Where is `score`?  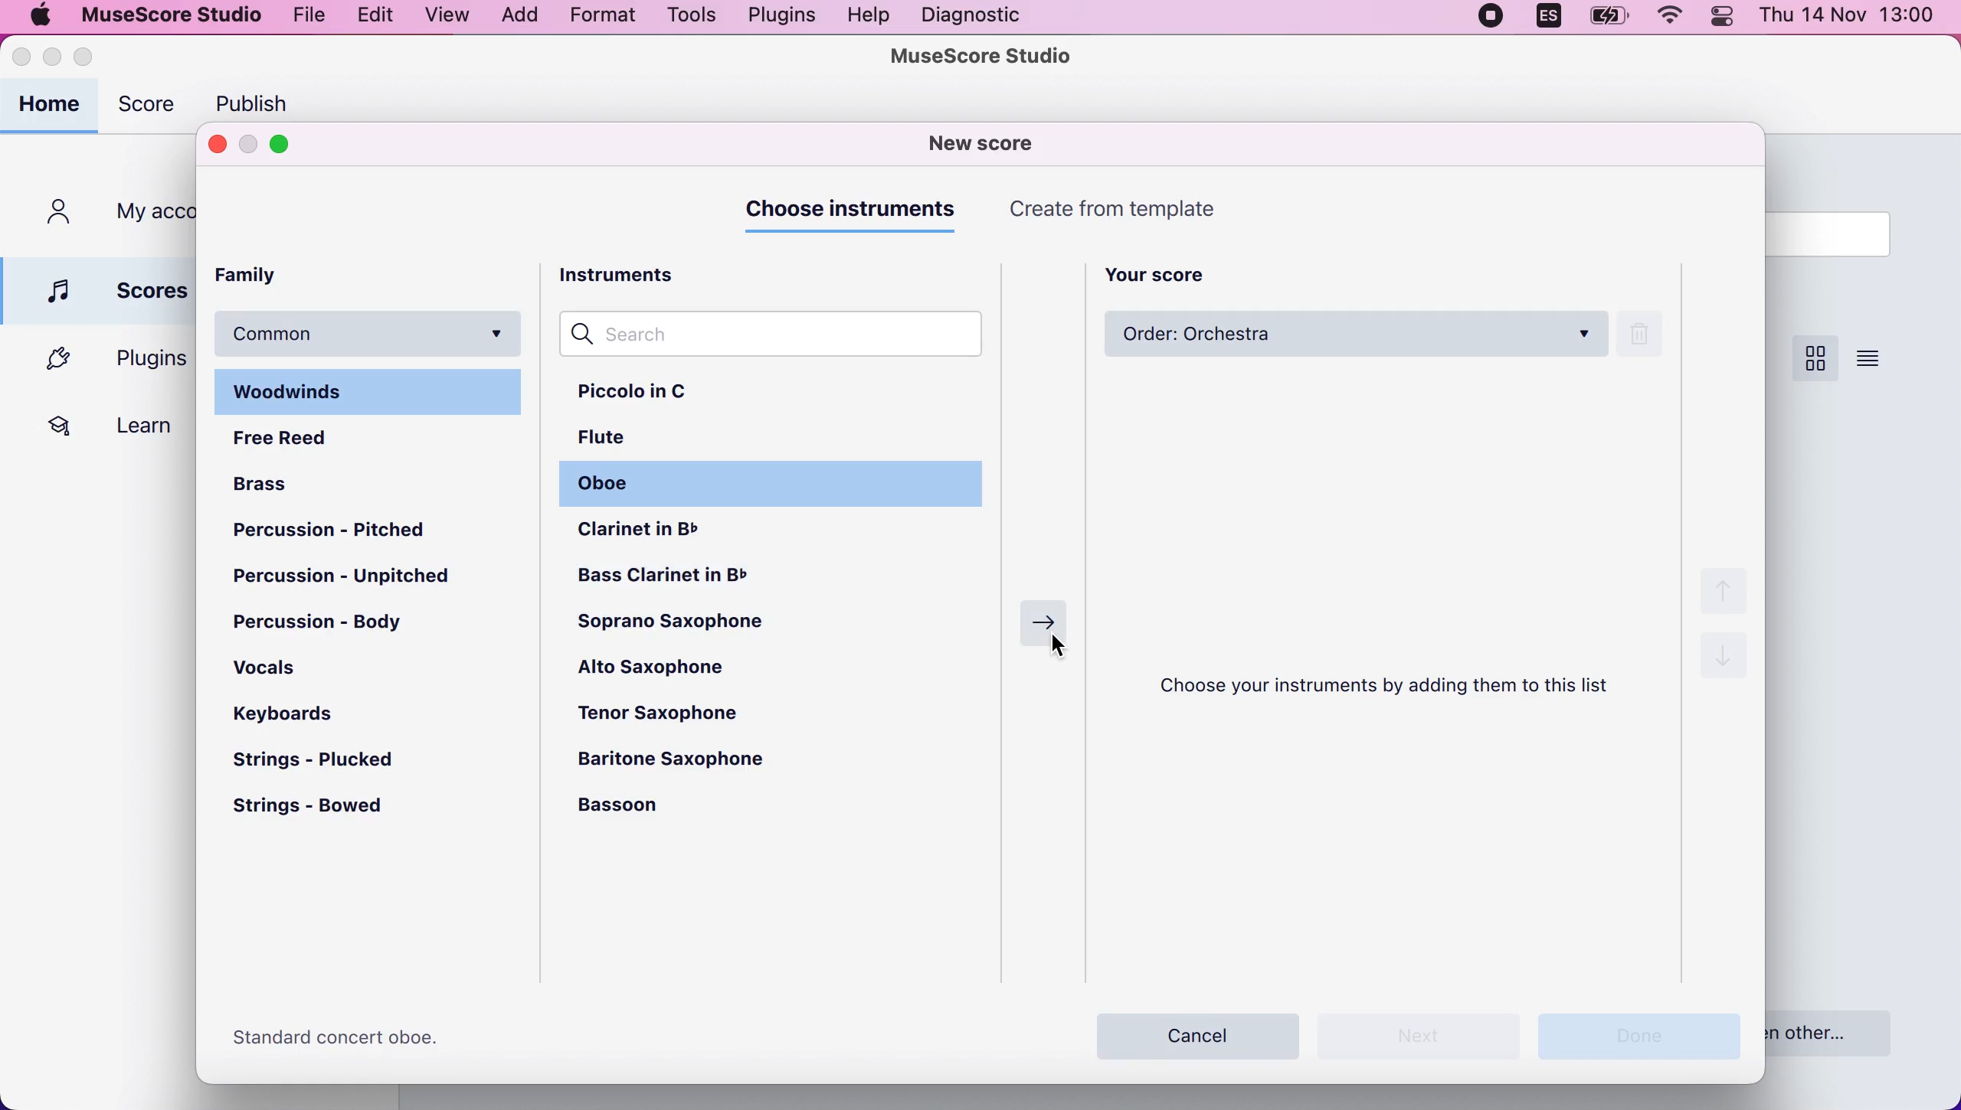 score is located at coordinates (151, 109).